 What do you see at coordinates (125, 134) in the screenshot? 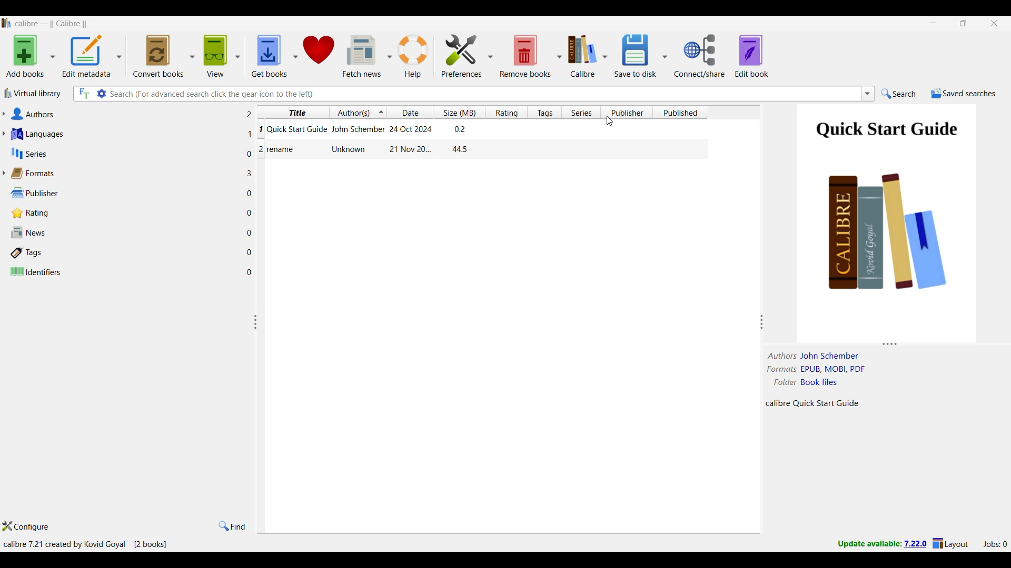
I see `Languages` at bounding box center [125, 134].